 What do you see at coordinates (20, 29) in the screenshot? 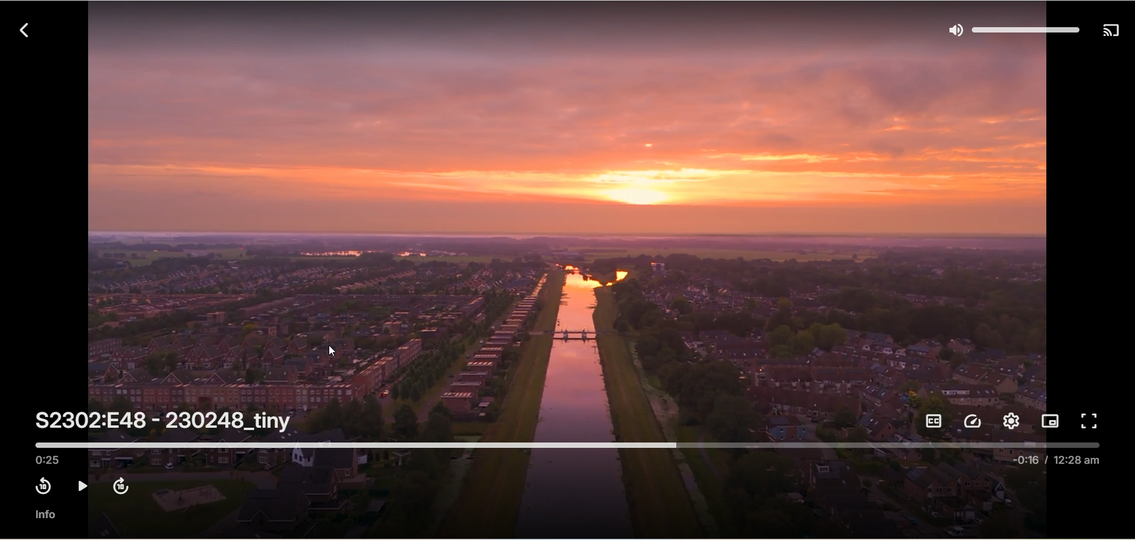
I see `back` at bounding box center [20, 29].